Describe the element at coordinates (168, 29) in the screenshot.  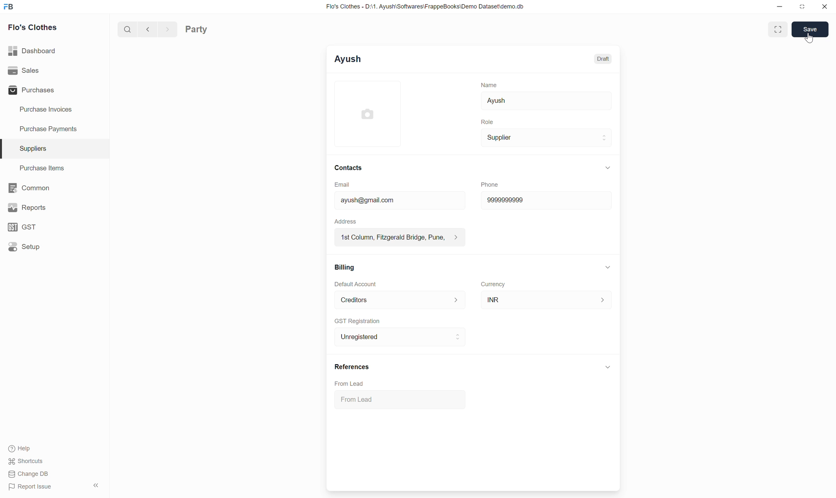
I see `Next` at that location.